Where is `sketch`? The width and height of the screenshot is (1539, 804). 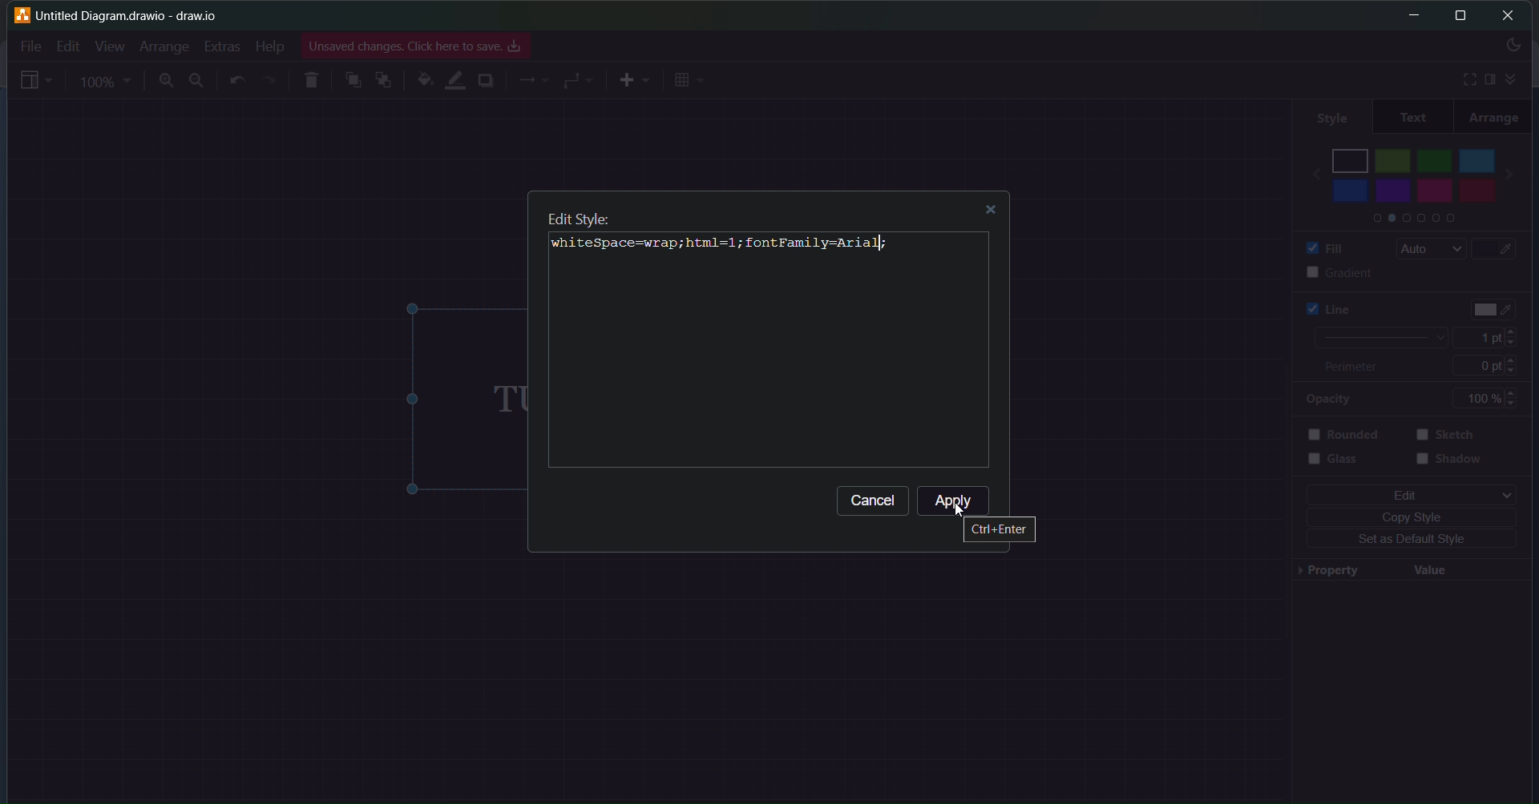 sketch is located at coordinates (1451, 436).